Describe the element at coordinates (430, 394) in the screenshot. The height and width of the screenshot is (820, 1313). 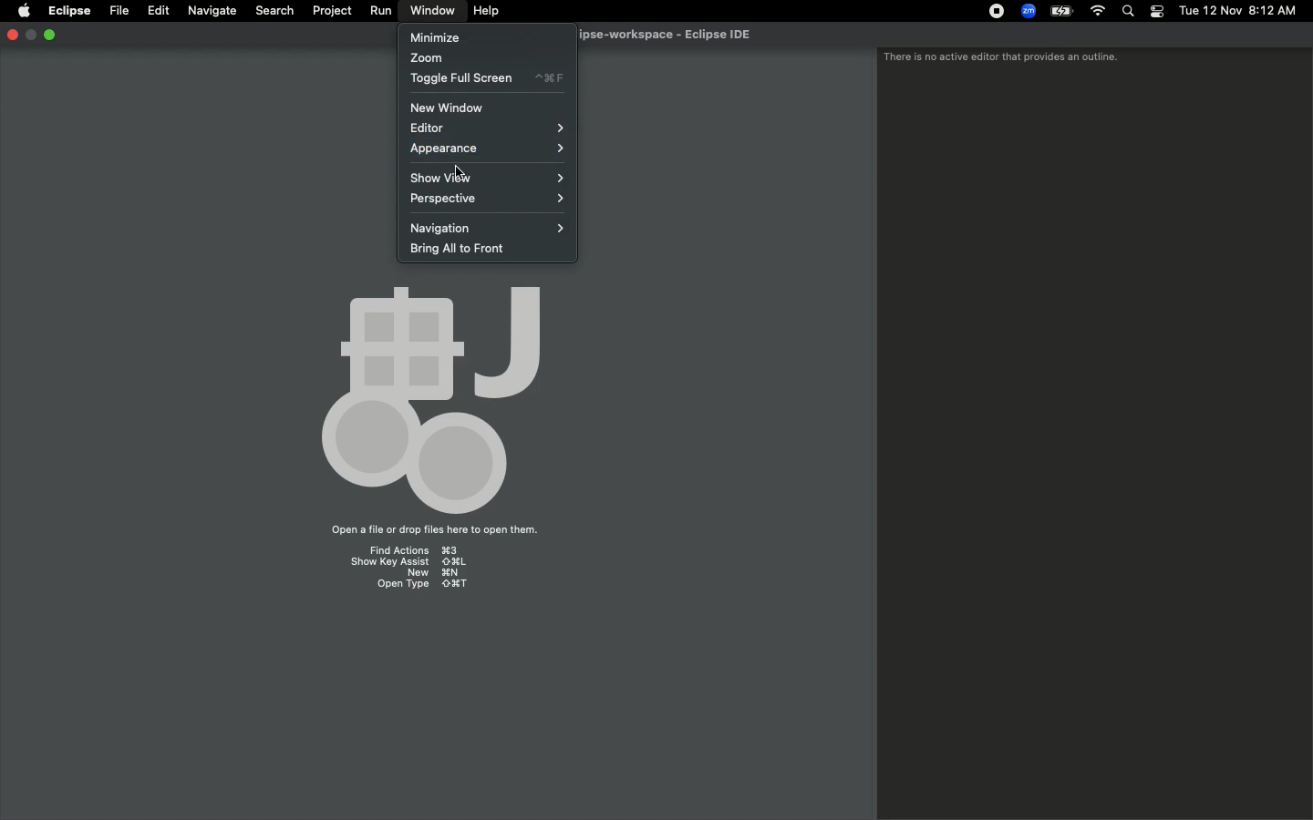
I see `Emblem` at that location.